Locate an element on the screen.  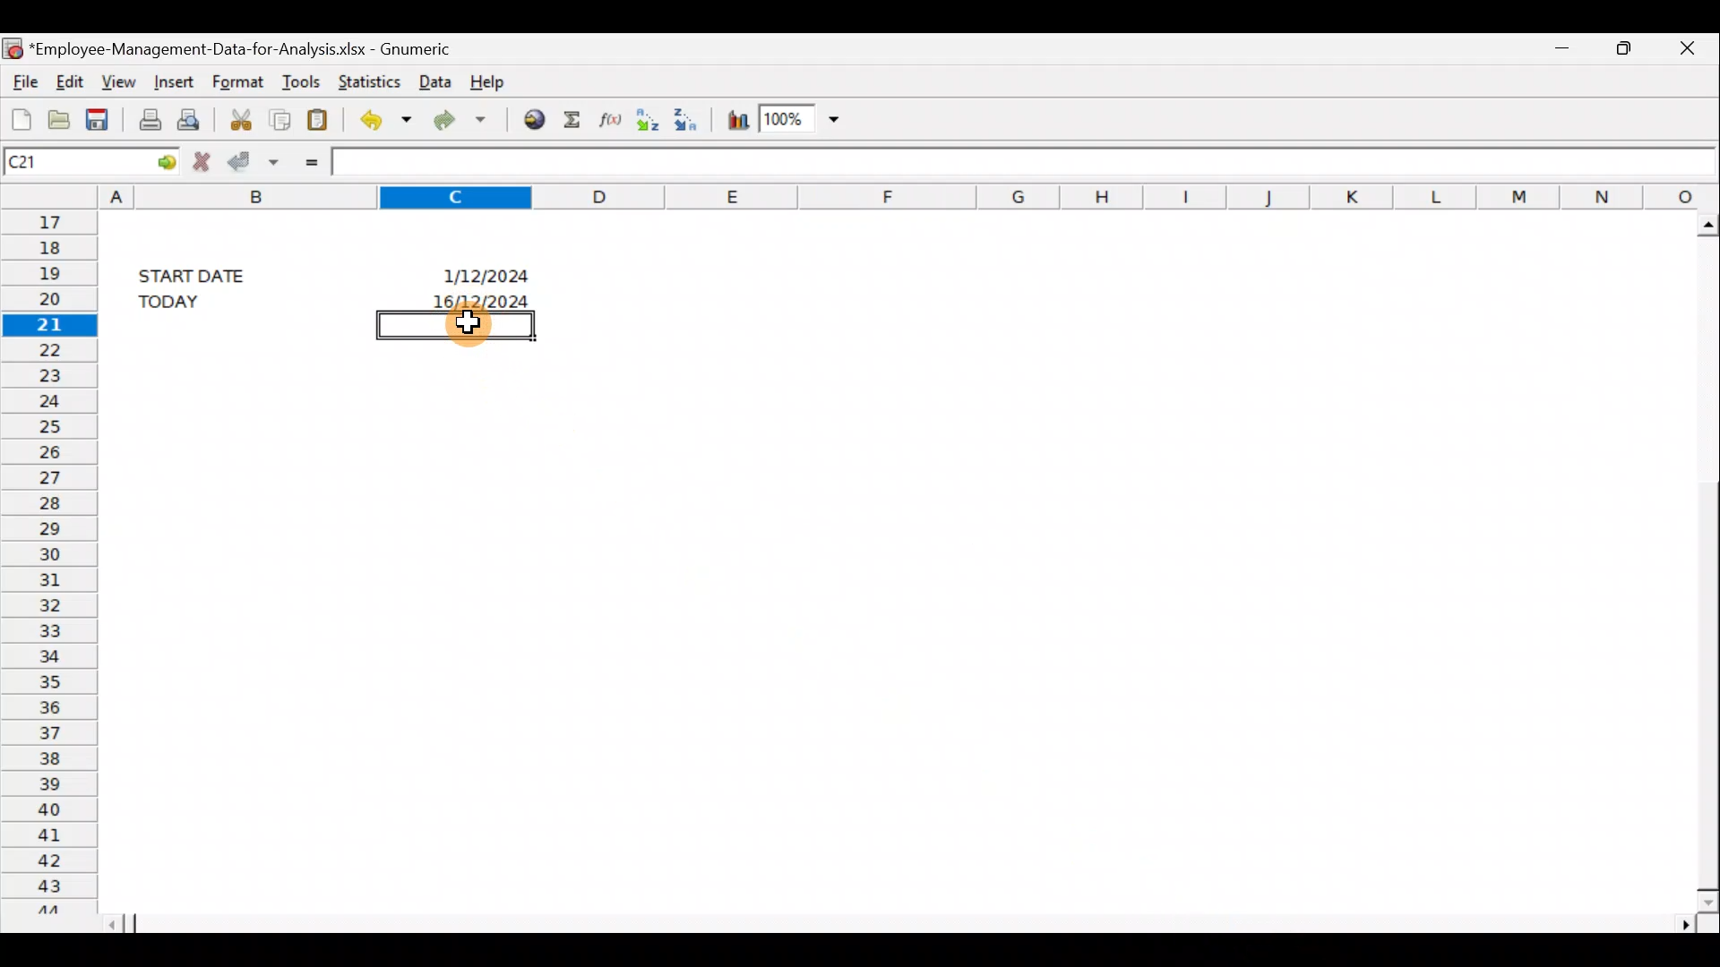
Paste the clipboard is located at coordinates (322, 116).